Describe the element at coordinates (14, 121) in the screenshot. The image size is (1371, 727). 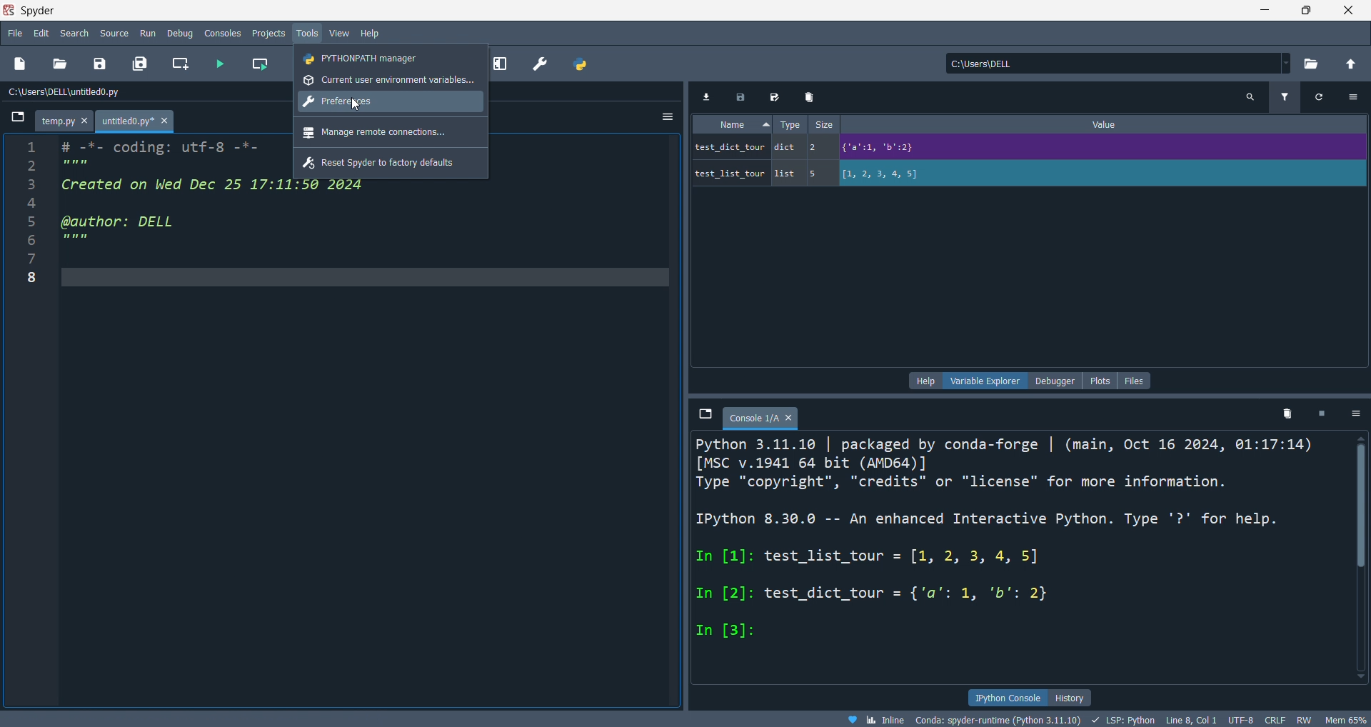
I see `browse tabs` at that location.